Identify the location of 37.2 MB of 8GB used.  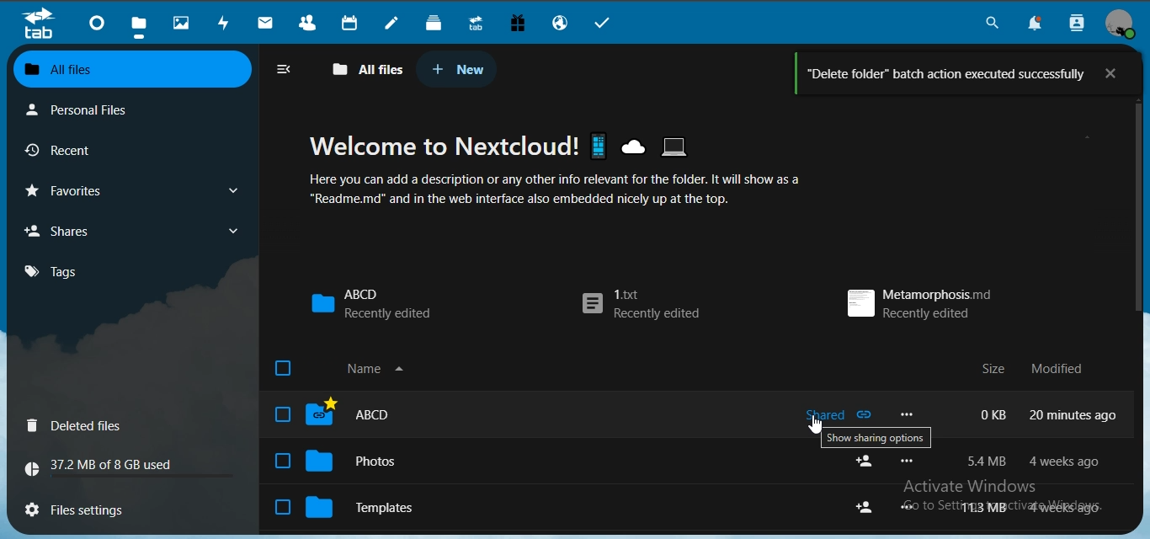
(133, 470).